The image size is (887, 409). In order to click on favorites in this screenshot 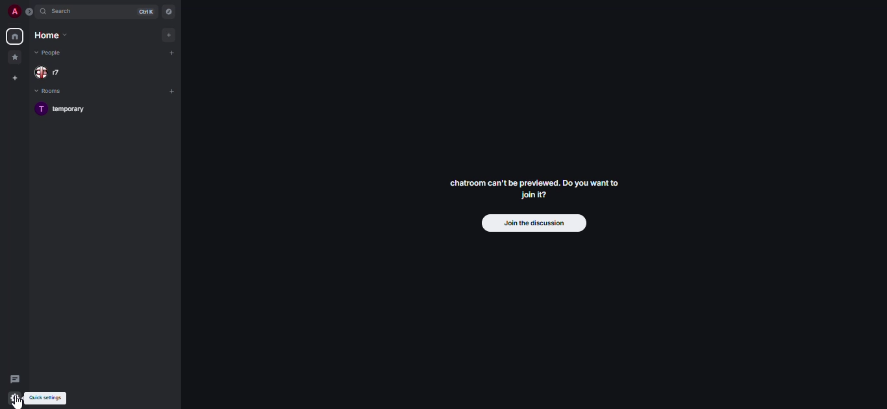, I will do `click(15, 56)`.